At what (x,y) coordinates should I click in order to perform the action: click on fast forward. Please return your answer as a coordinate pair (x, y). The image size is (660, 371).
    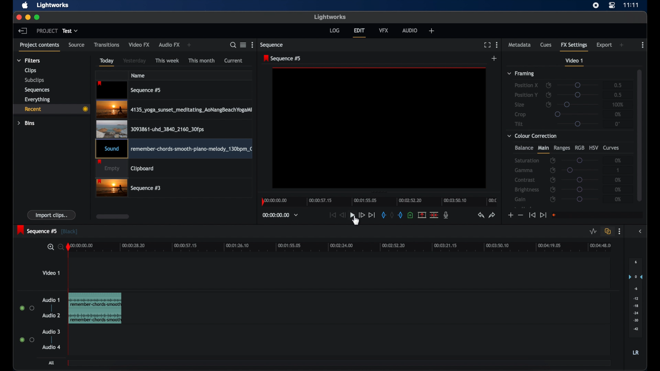
    Looking at the image, I should click on (362, 215).